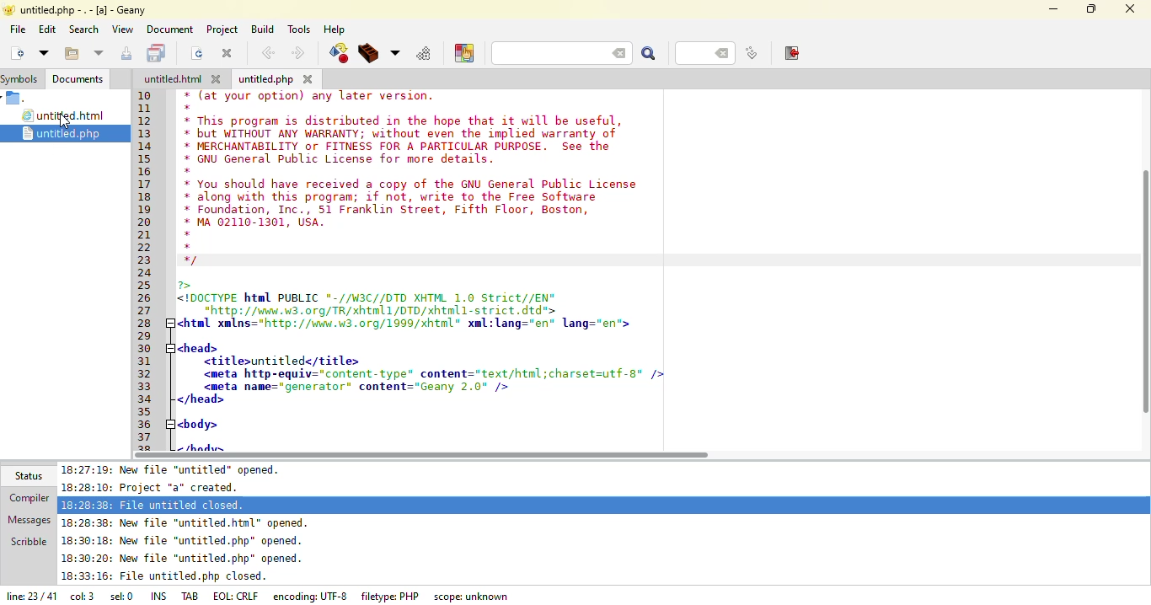 The width and height of the screenshot is (1151, 605). Describe the element at coordinates (65, 116) in the screenshot. I see `untitled` at that location.